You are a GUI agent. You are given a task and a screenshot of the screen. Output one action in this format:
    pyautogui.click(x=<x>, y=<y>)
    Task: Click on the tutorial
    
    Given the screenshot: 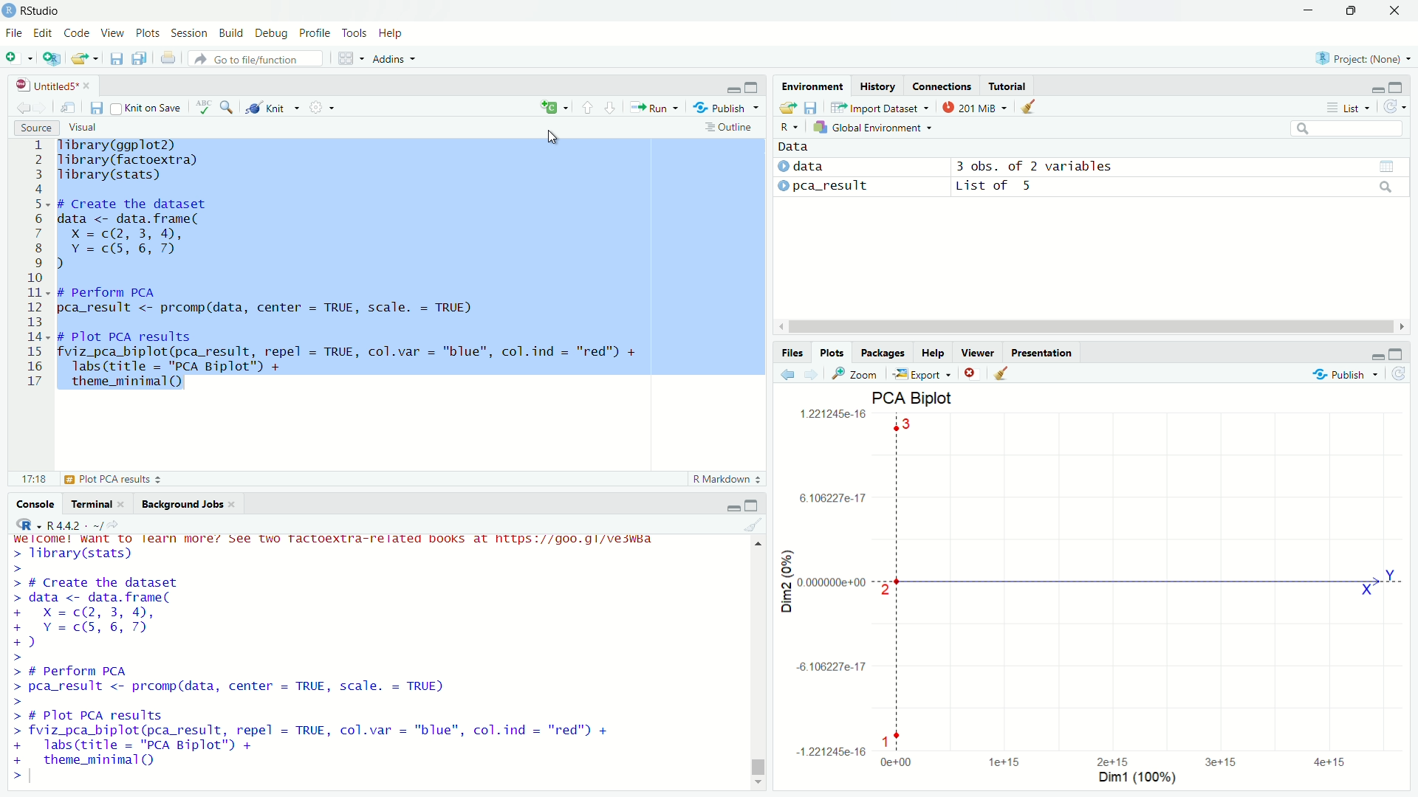 What is the action you would take?
    pyautogui.click(x=1007, y=86)
    